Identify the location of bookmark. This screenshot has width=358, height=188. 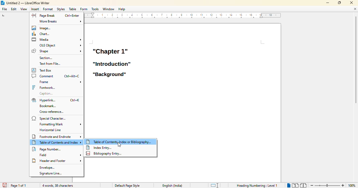
(48, 106).